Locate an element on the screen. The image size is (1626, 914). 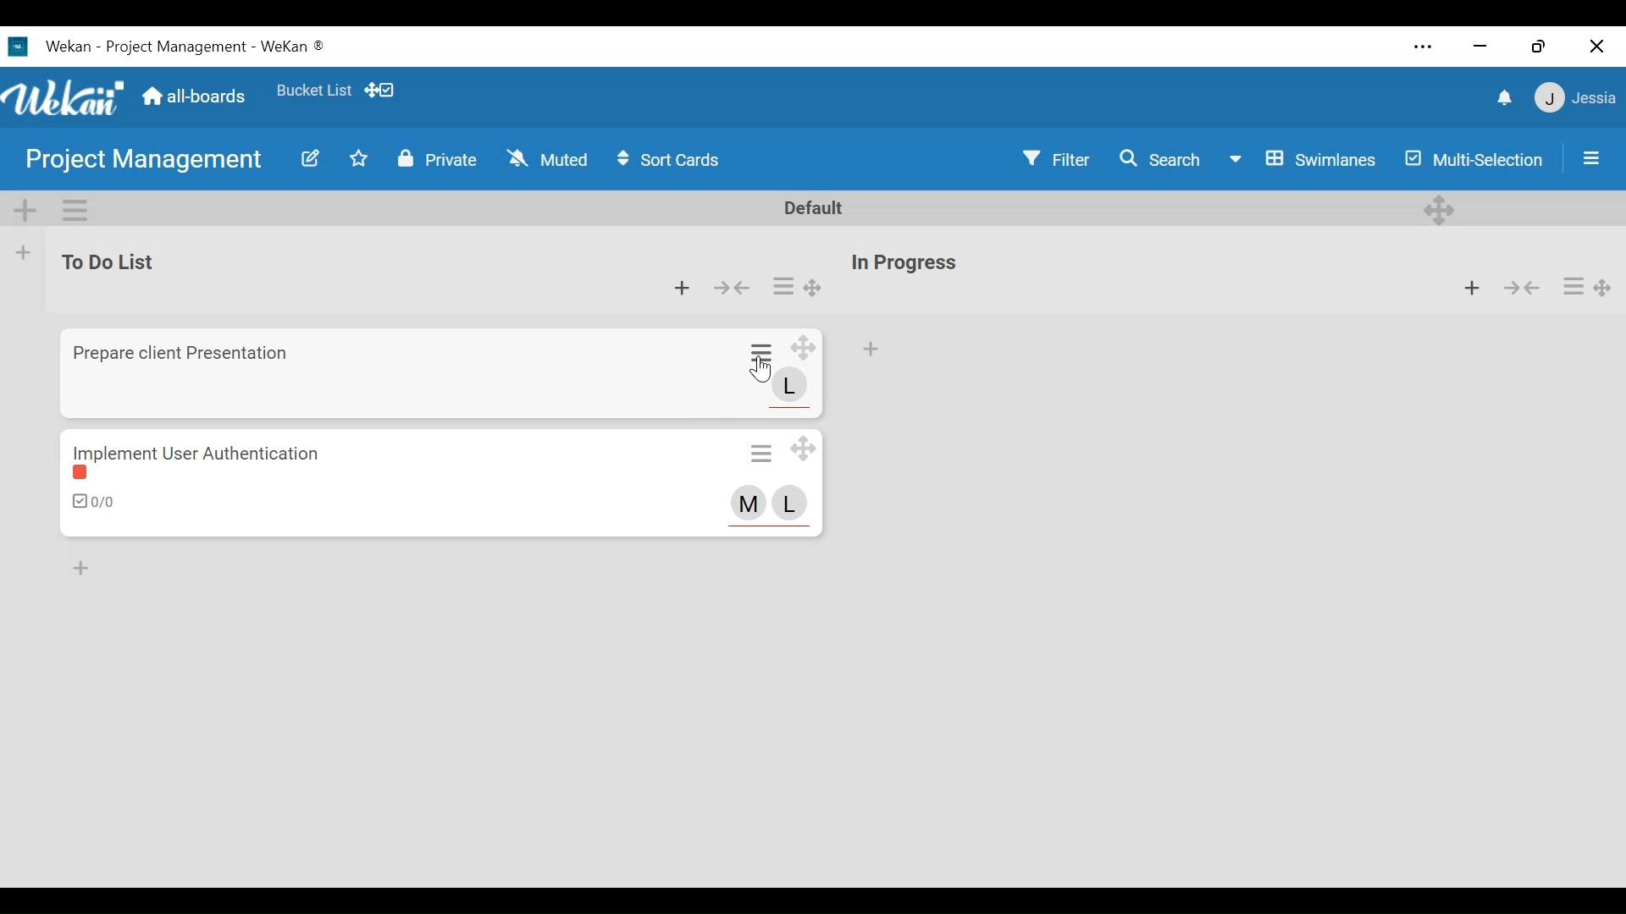
Board Name is located at coordinates (141, 162).